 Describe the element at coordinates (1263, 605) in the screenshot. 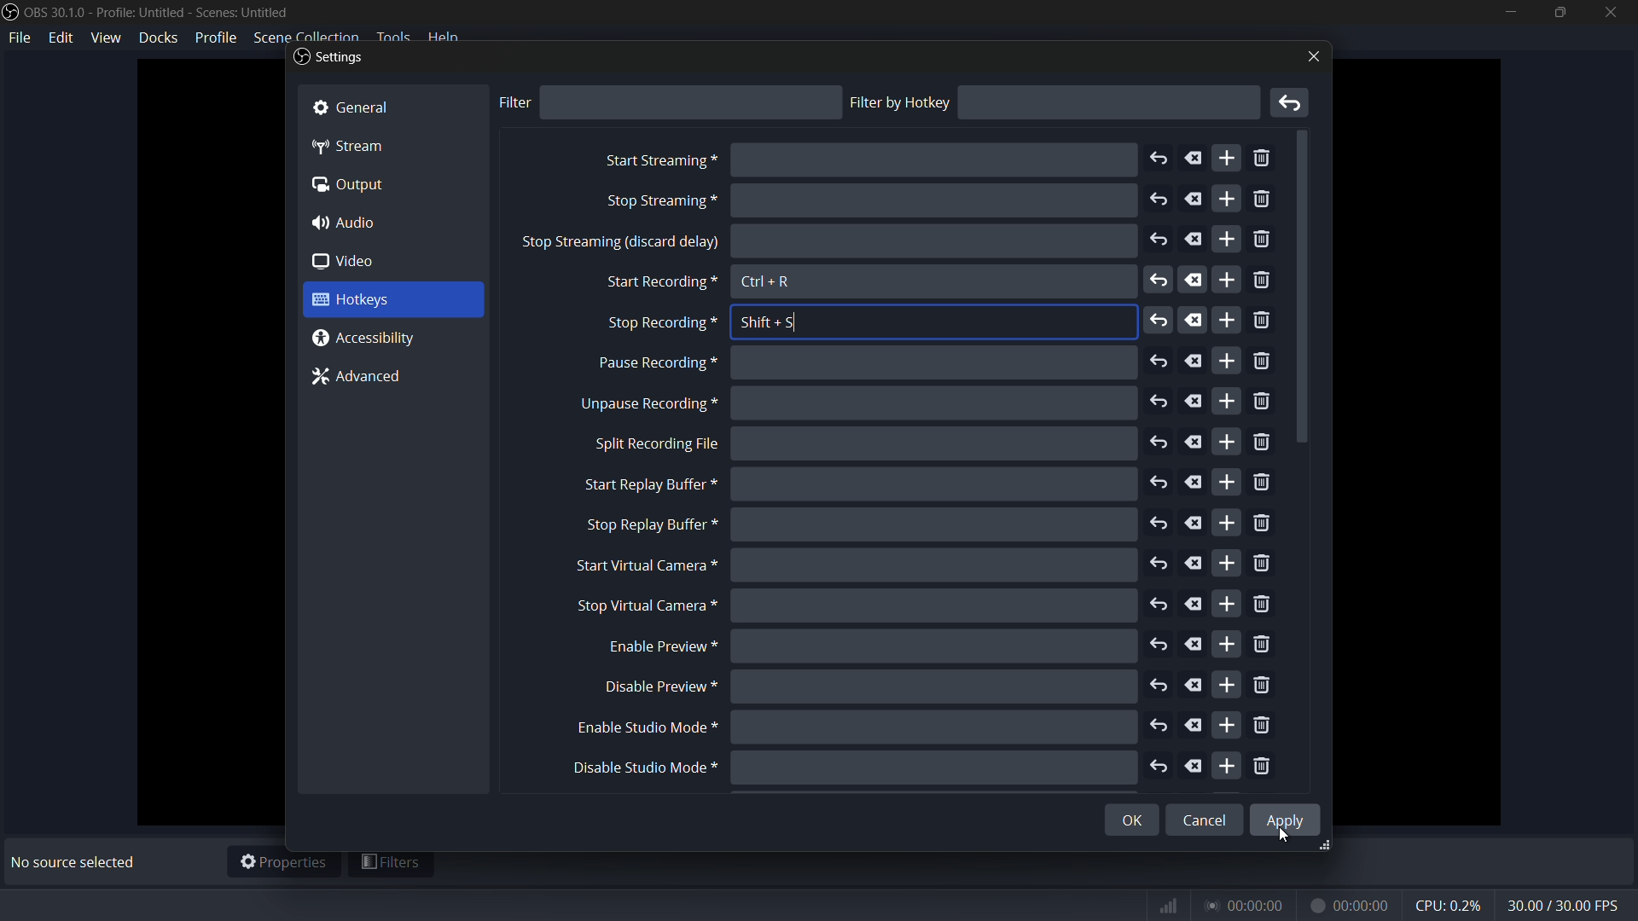

I see `remove` at that location.